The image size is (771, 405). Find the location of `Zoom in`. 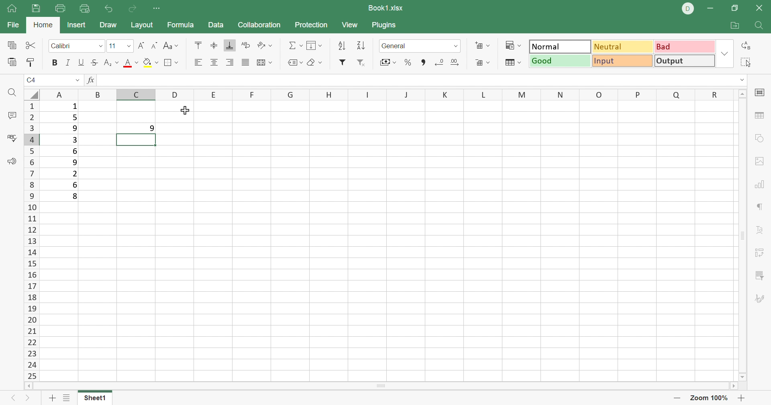

Zoom in is located at coordinates (742, 399).